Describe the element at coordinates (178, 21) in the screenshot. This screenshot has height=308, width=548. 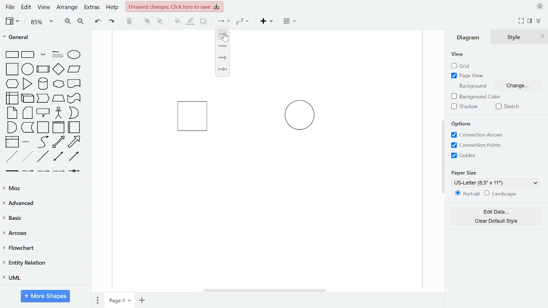
I see `fill color` at that location.